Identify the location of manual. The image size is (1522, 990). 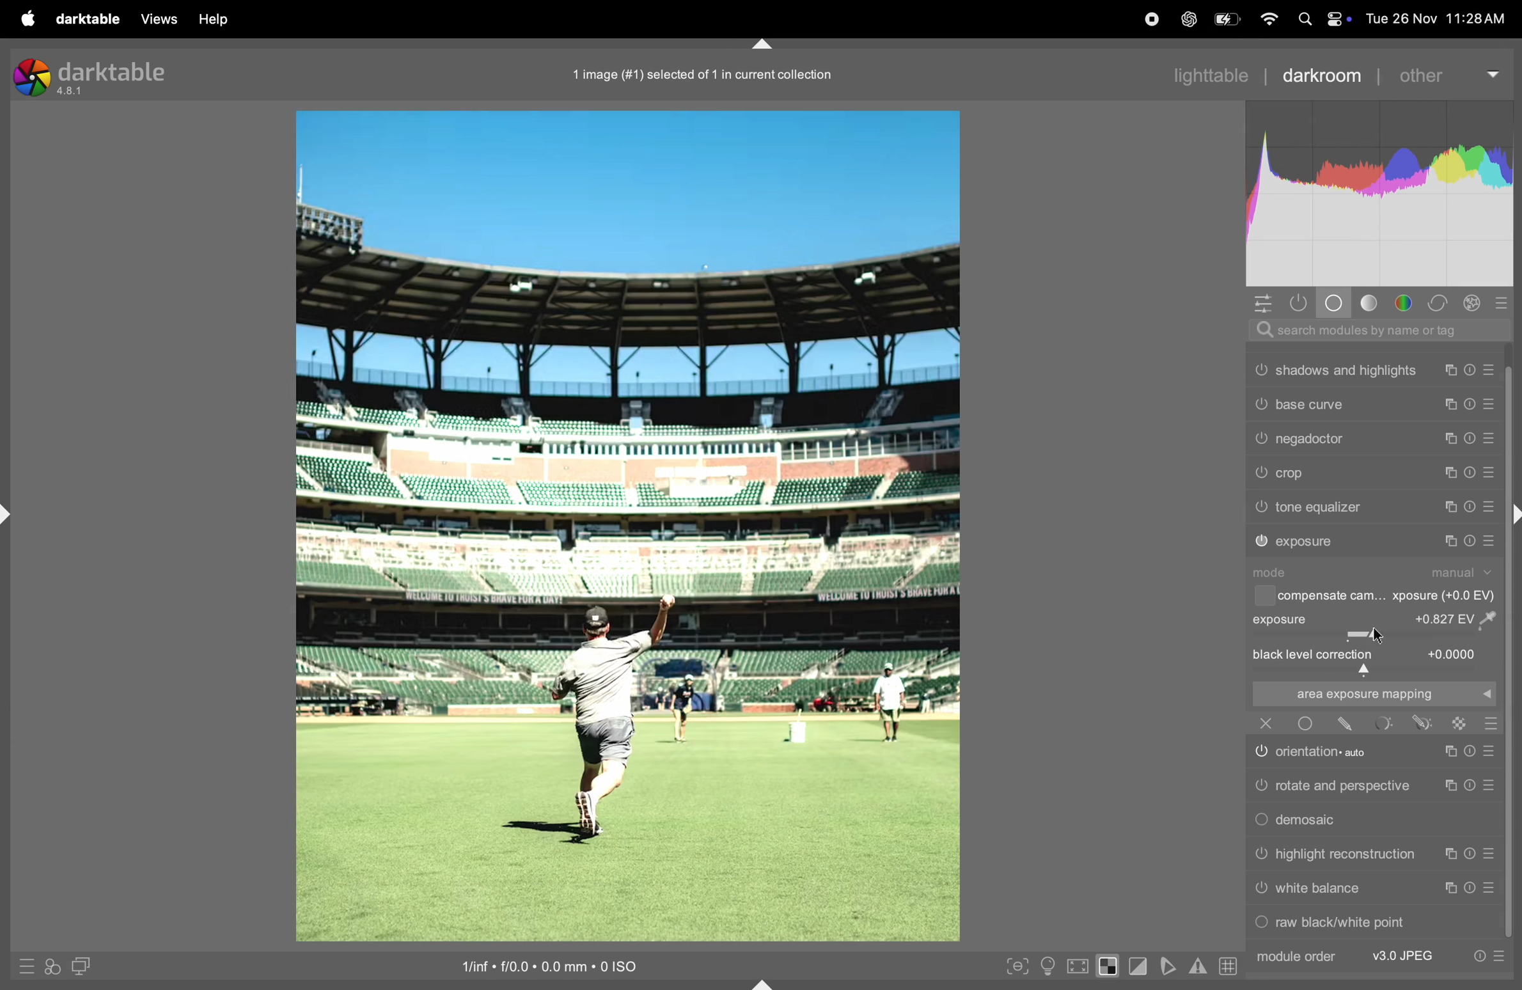
(1464, 572).